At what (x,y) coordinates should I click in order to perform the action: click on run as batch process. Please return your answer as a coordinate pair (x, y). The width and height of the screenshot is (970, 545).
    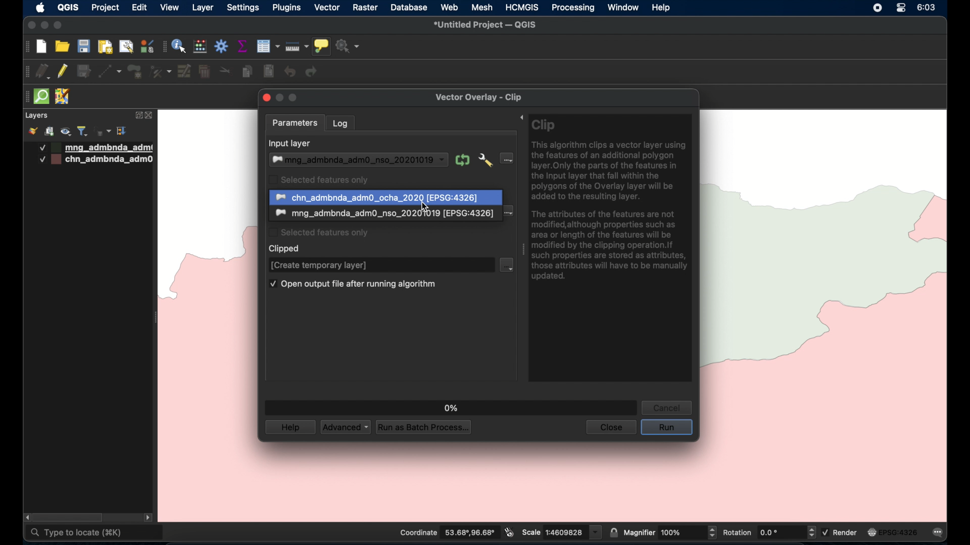
    Looking at the image, I should click on (422, 426).